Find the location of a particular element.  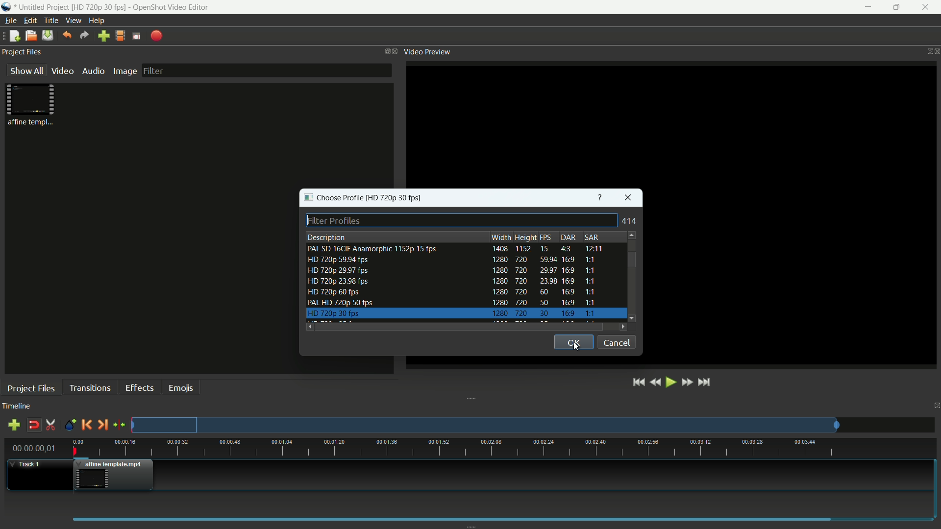

effects is located at coordinates (139, 387).